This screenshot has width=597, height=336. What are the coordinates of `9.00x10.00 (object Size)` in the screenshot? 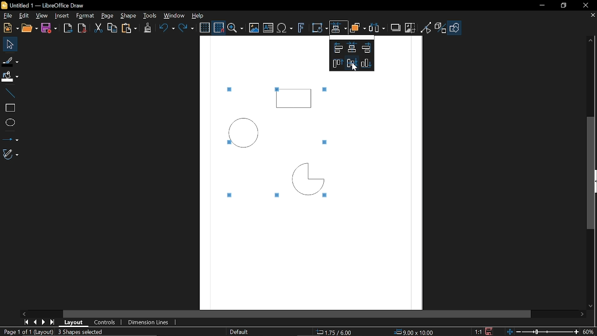 It's located at (415, 332).